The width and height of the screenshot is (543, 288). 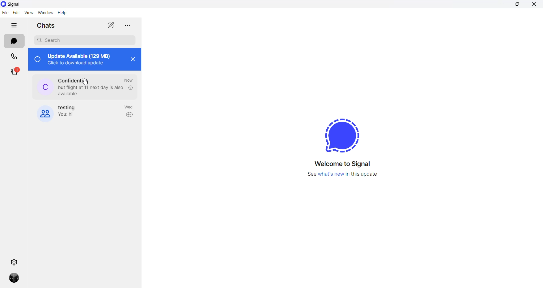 I want to click on hide tabs, so click(x=14, y=26).